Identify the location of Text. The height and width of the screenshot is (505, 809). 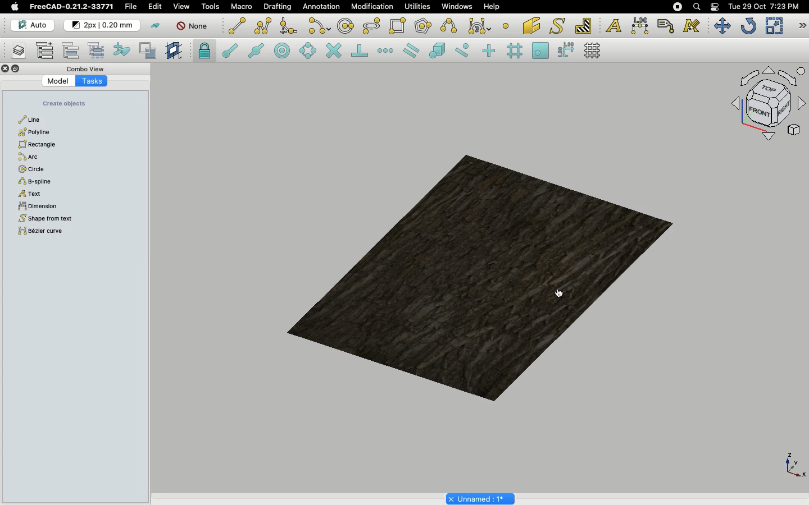
(29, 194).